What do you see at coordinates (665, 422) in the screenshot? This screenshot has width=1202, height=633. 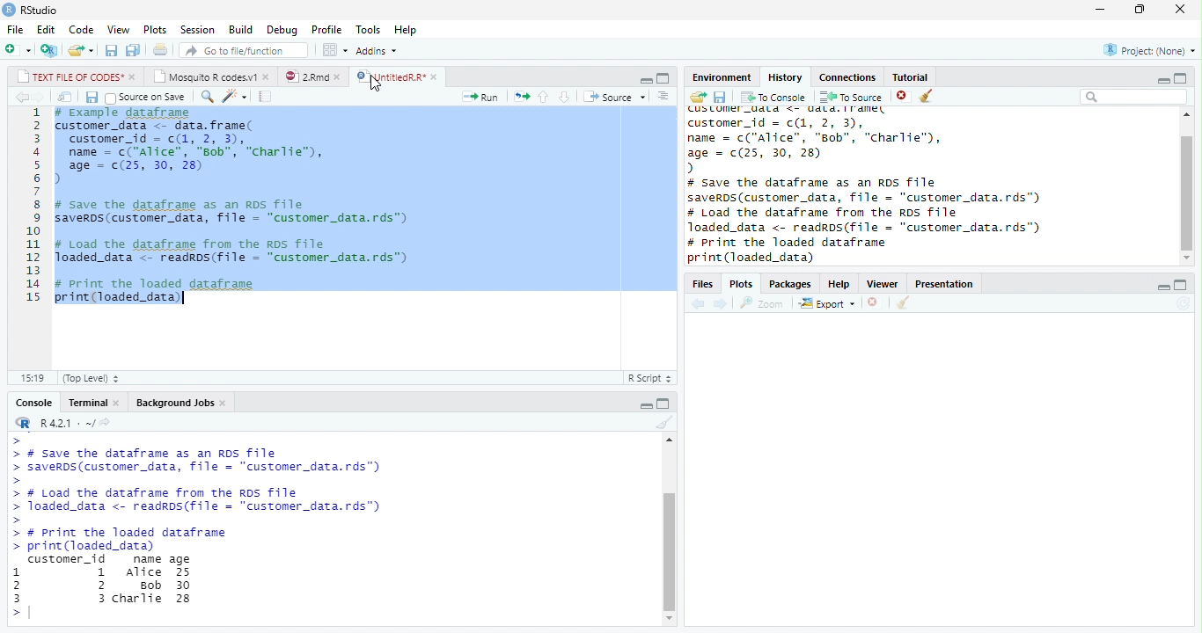 I see `clear` at bounding box center [665, 422].